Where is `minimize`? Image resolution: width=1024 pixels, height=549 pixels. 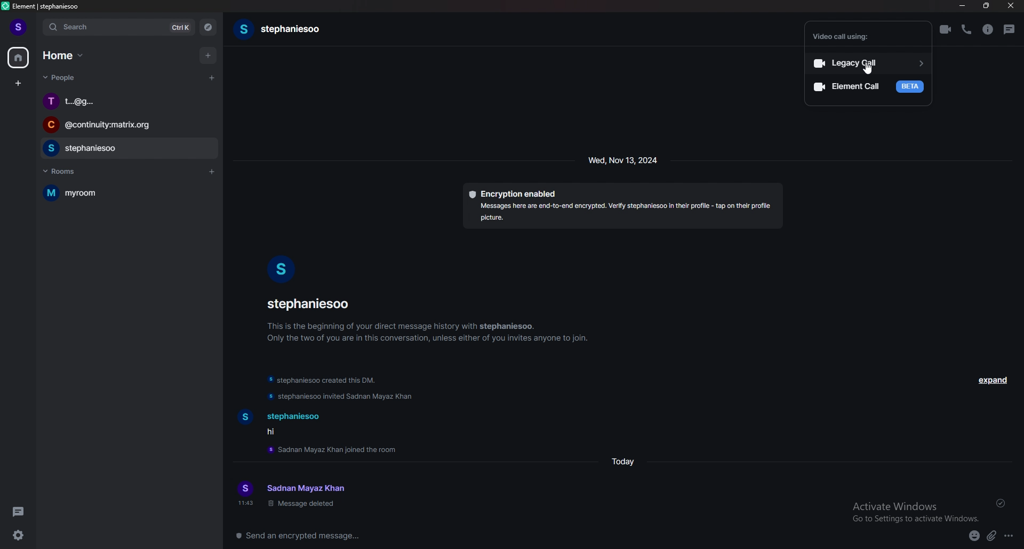
minimize is located at coordinates (962, 6).